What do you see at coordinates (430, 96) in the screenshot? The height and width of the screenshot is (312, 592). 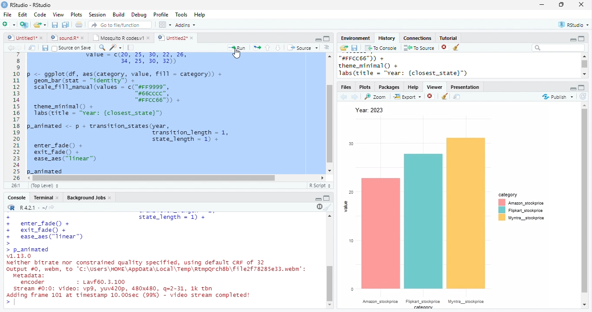 I see `close file` at bounding box center [430, 96].